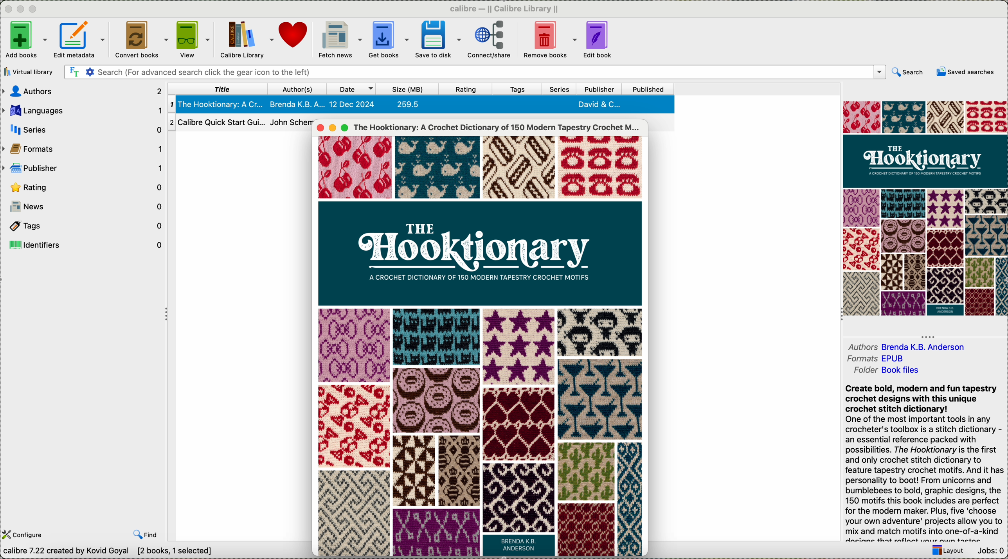  I want to click on tags, so click(83, 225).